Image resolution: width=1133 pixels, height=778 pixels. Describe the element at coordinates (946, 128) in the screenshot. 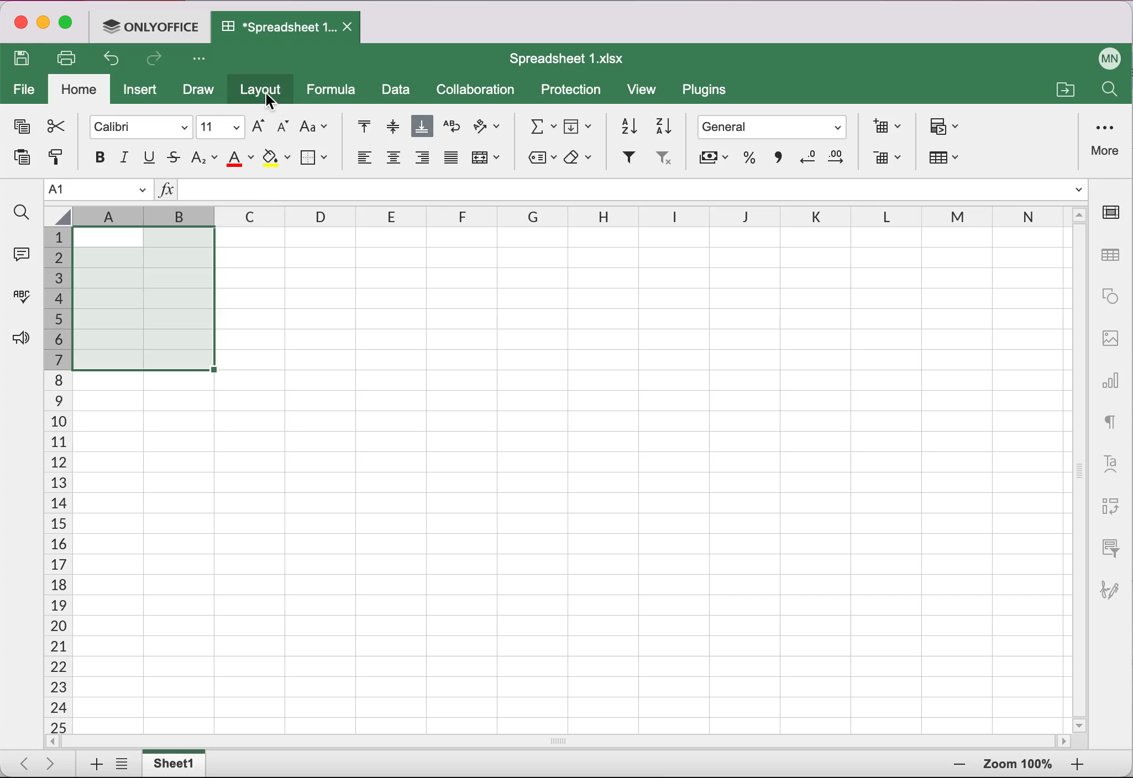

I see `conditional formatting` at that location.